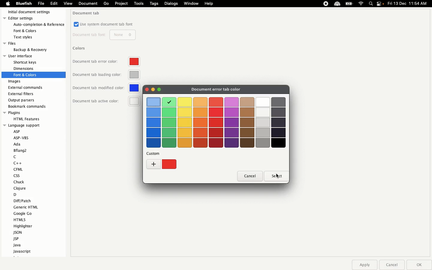  What do you see at coordinates (159, 89) in the screenshot?
I see `Maximize` at bounding box center [159, 89].